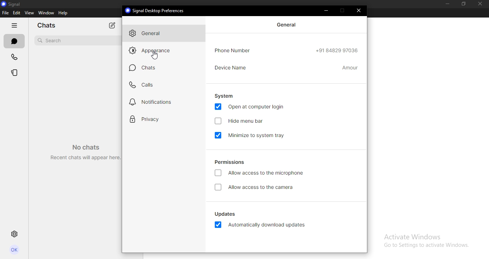 The width and height of the screenshot is (489, 259). What do you see at coordinates (255, 187) in the screenshot?
I see `allow access to the camera` at bounding box center [255, 187].